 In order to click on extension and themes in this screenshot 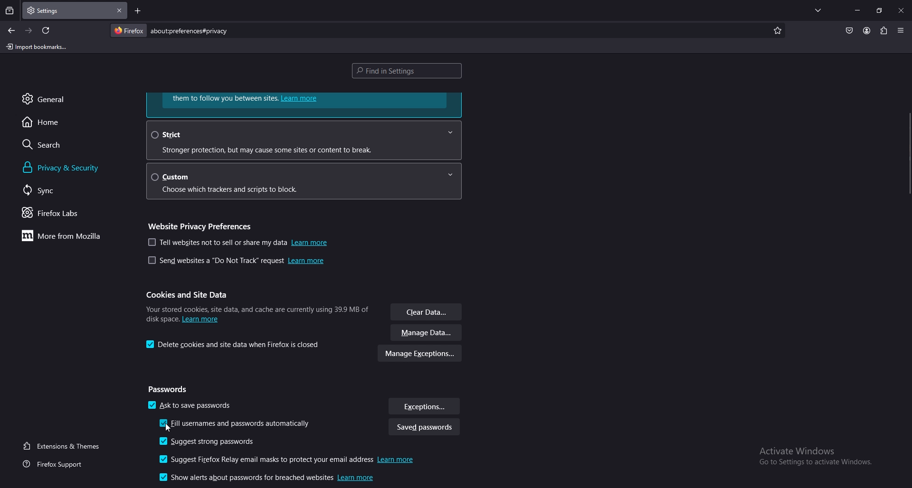, I will do `click(63, 446)`.